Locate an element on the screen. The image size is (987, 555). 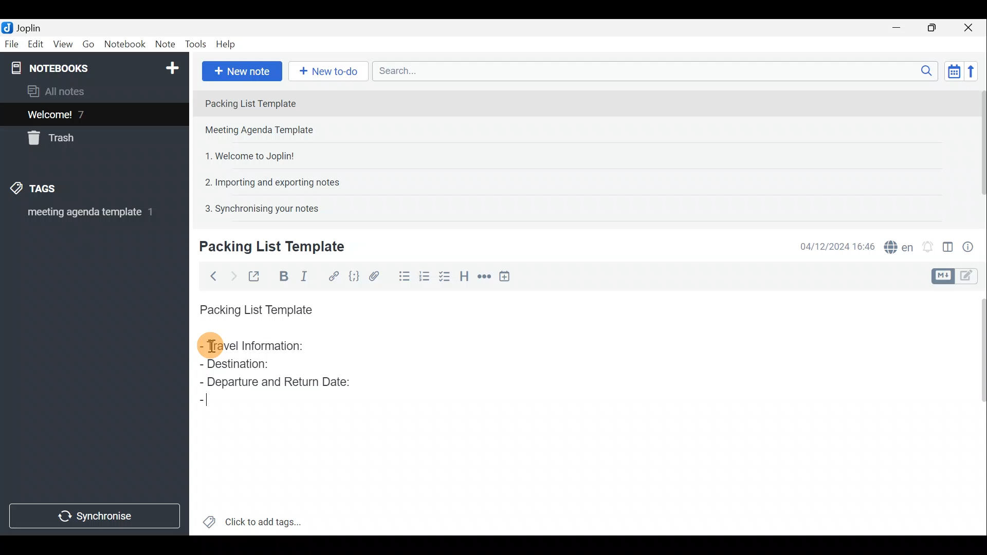
Trash is located at coordinates (55, 140).